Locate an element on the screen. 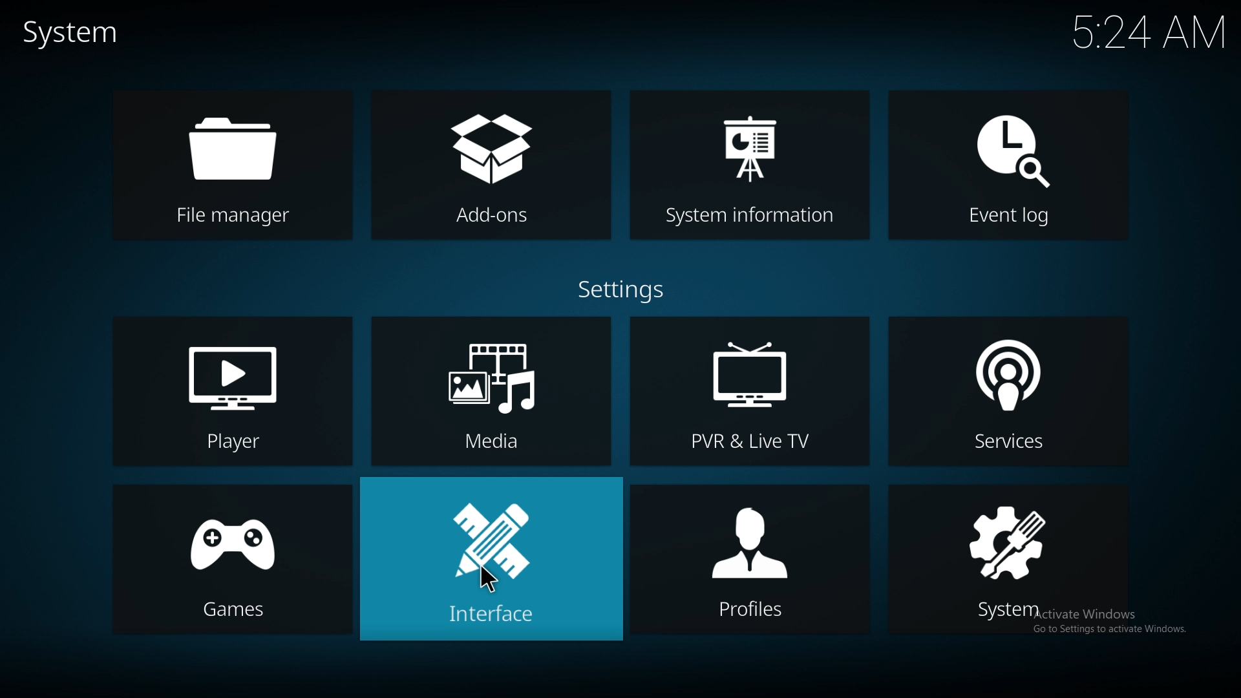 The height and width of the screenshot is (698, 1241). media is located at coordinates (493, 390).